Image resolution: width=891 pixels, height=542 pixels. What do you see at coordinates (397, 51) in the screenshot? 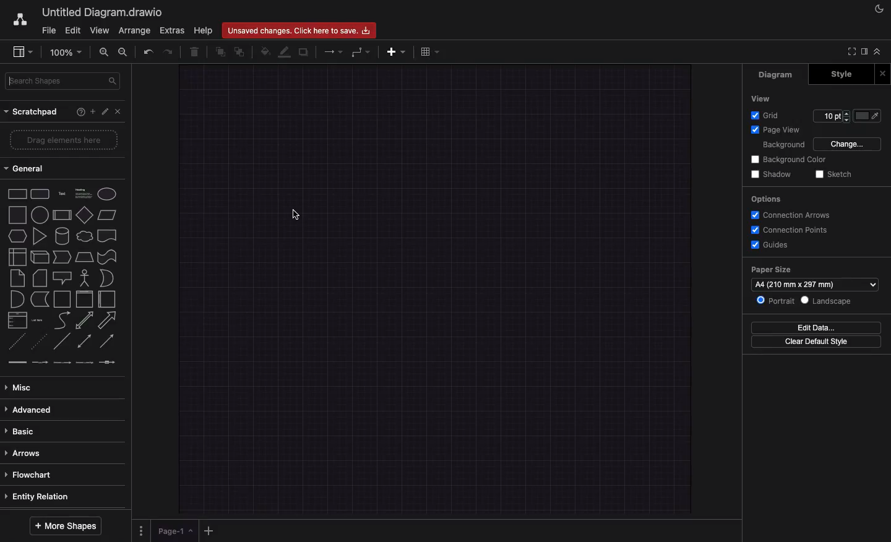
I see `Ad` at bounding box center [397, 51].